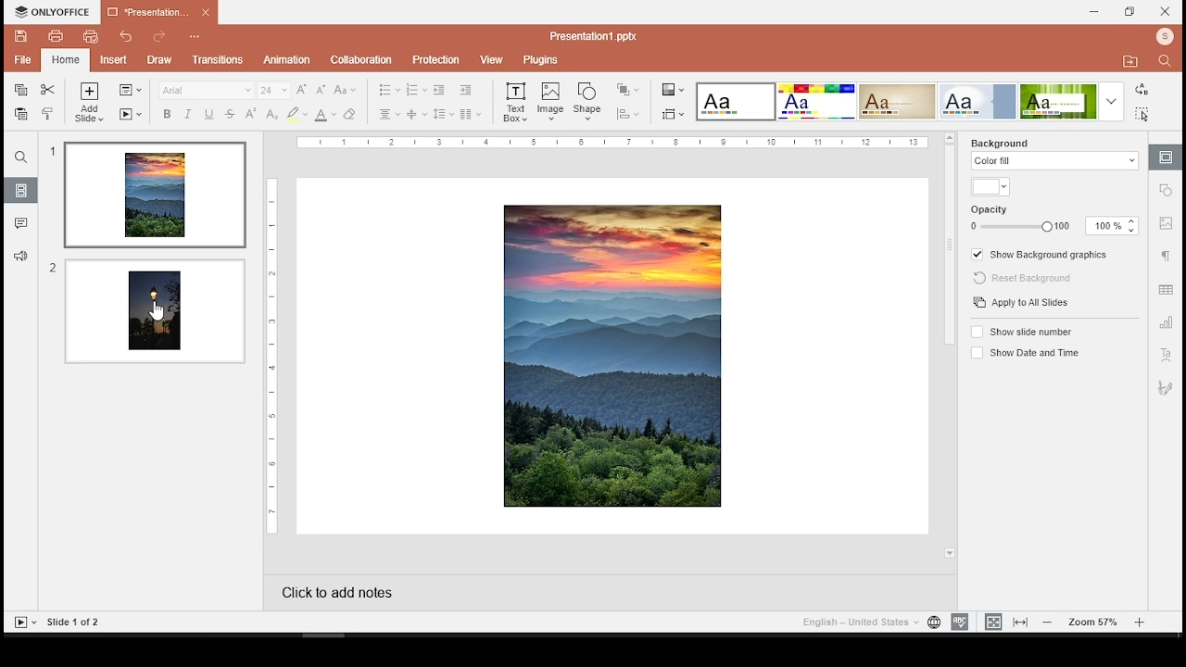  Describe the element at coordinates (672, 117) in the screenshot. I see `change slide size` at that location.